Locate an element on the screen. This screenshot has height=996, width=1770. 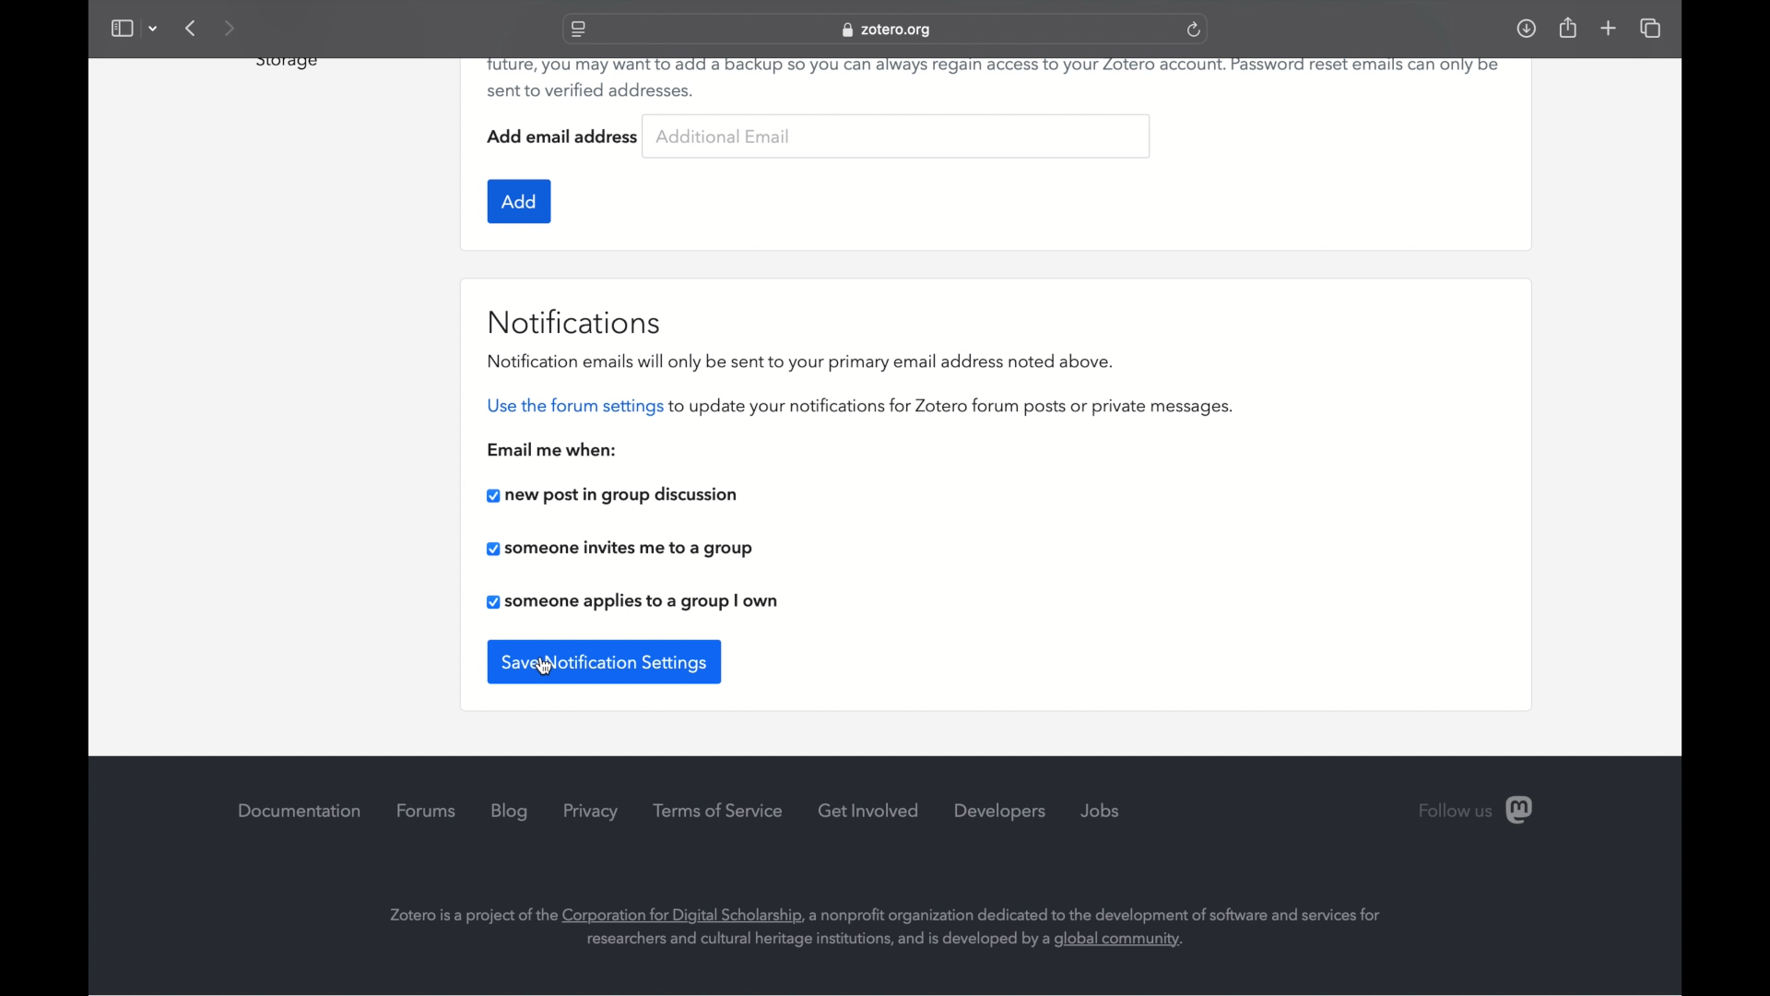
get involved is located at coordinates (869, 811).